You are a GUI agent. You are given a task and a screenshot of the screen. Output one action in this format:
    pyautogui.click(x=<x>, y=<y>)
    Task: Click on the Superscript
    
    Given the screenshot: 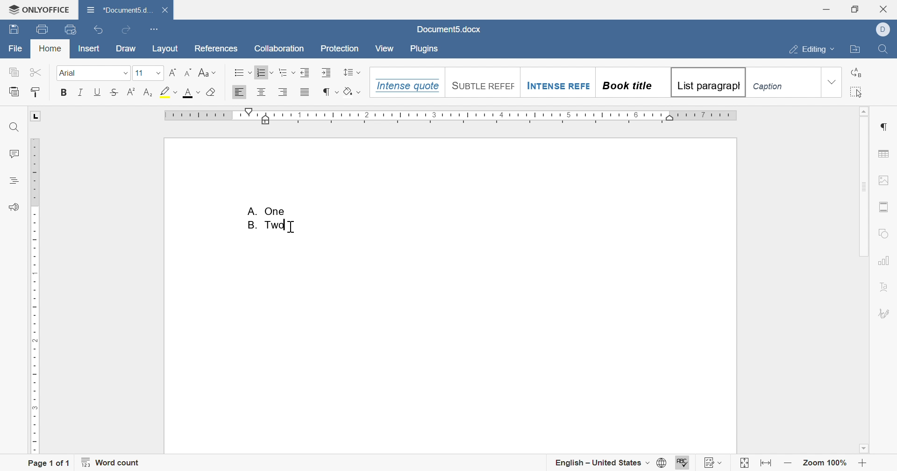 What is the action you would take?
    pyautogui.click(x=131, y=92)
    